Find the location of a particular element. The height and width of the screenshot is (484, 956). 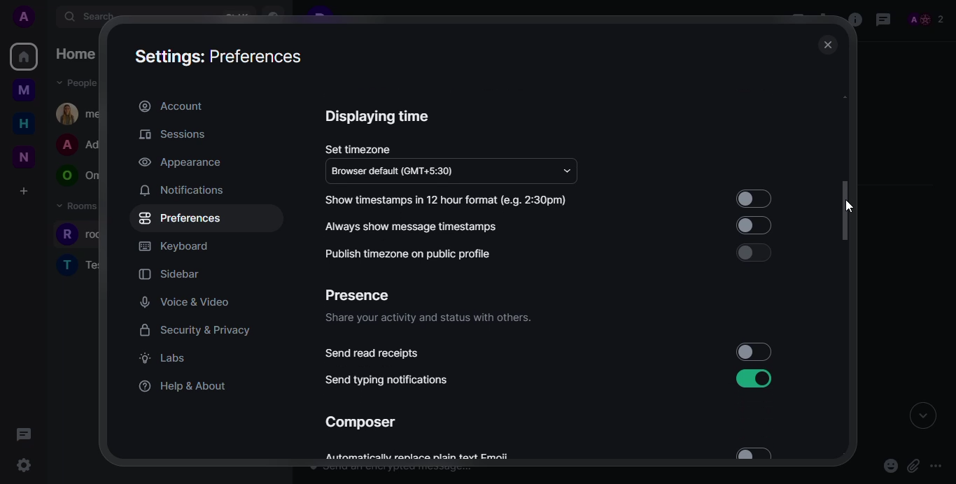

new is located at coordinates (21, 155).